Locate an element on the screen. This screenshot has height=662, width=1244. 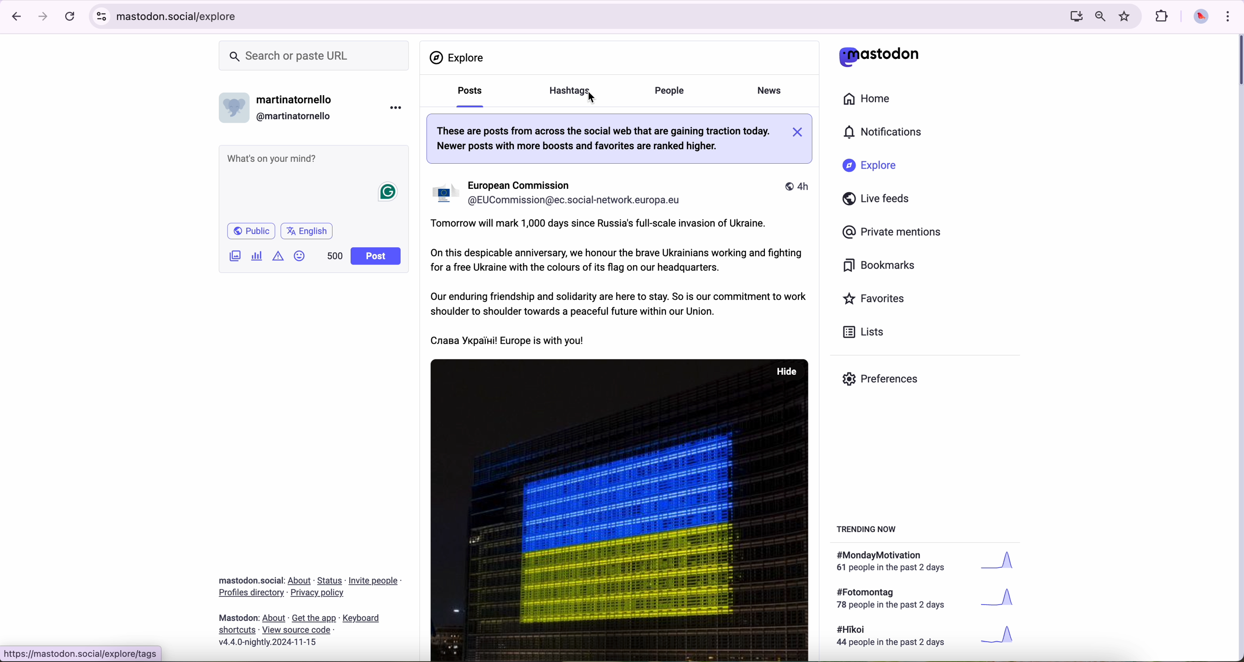
navigate foward is located at coordinates (44, 17).